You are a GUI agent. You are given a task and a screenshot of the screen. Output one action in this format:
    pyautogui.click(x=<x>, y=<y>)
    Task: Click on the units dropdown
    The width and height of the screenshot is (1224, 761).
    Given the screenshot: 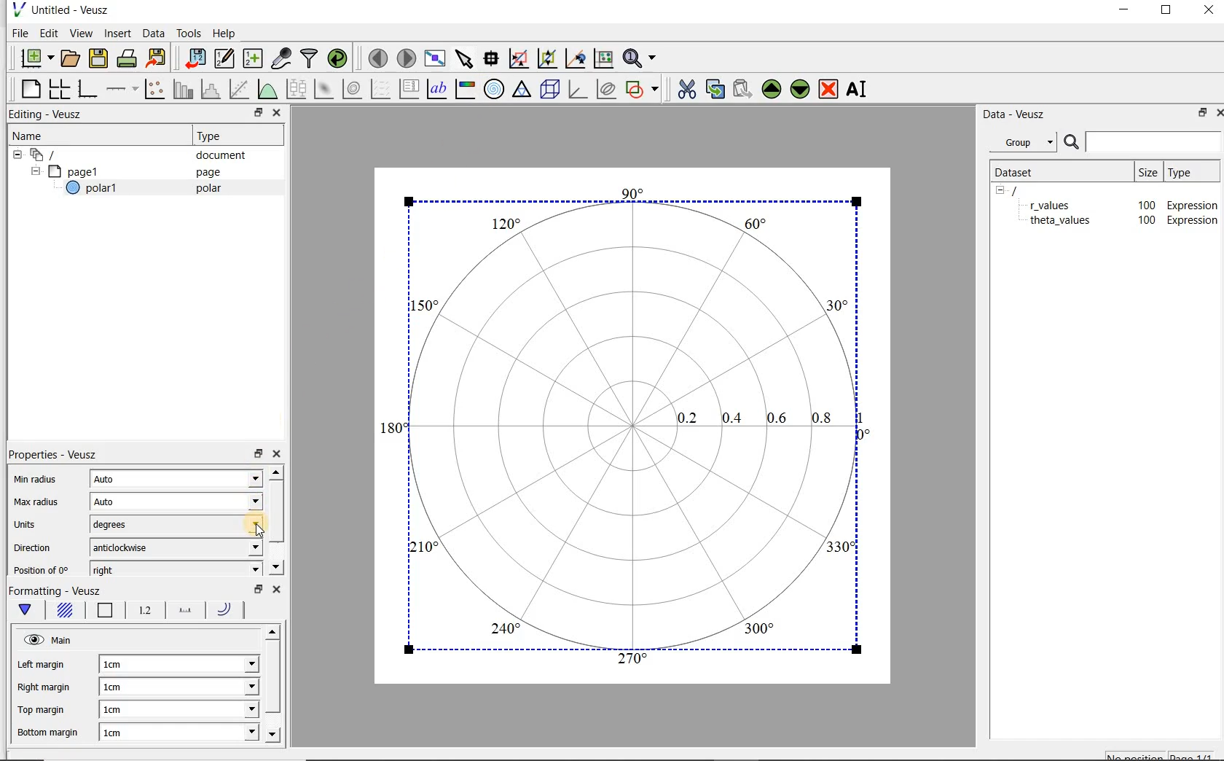 What is the action you would take?
    pyautogui.click(x=236, y=526)
    